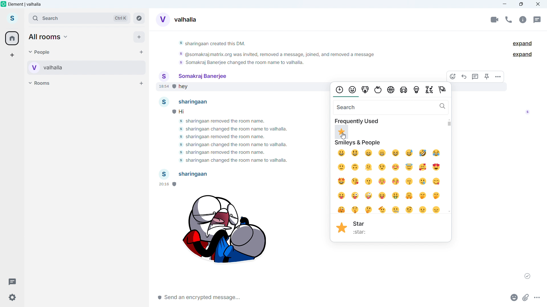 The width and height of the screenshot is (547, 307). Describe the element at coordinates (438, 167) in the screenshot. I see `smiling face with heart eyes` at that location.